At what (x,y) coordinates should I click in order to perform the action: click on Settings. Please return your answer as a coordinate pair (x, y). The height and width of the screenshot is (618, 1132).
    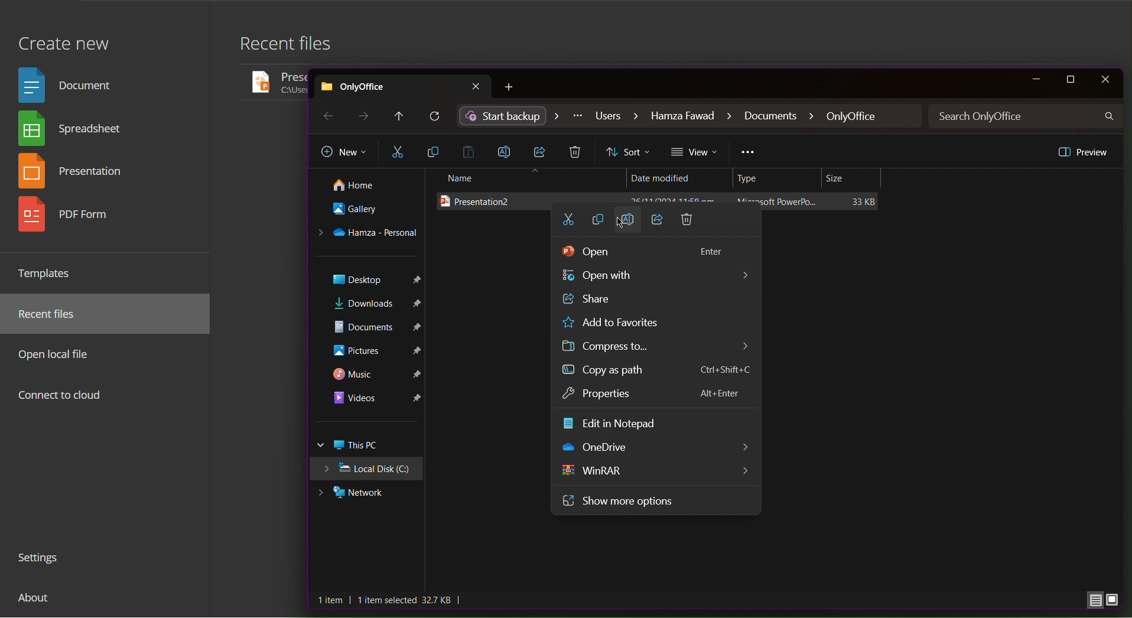
    Looking at the image, I should click on (43, 560).